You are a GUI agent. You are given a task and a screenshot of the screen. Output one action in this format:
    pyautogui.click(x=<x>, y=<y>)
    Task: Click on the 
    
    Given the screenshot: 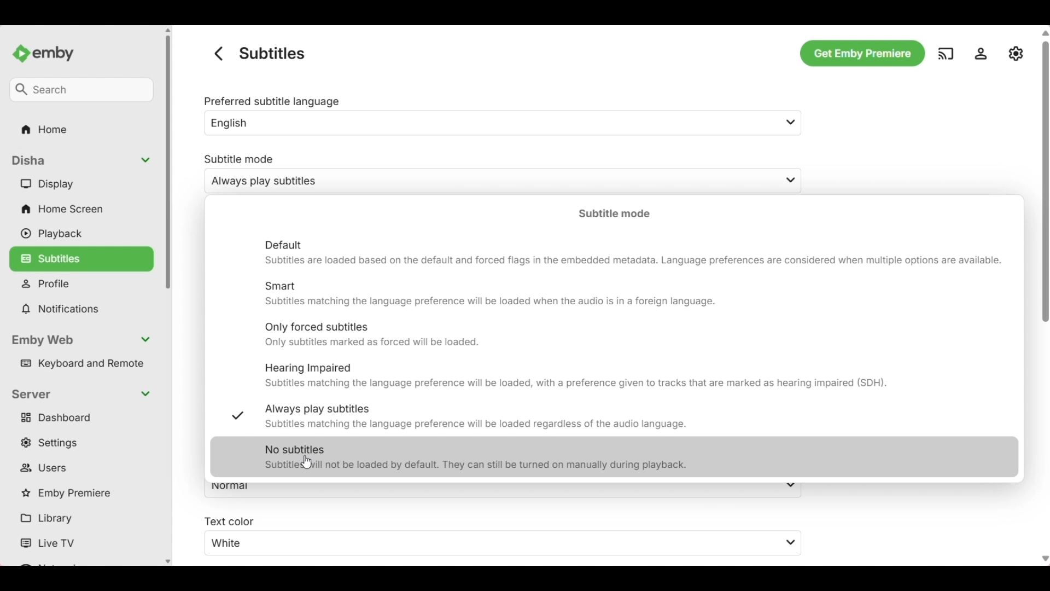 What is the action you would take?
    pyautogui.click(x=1017, y=53)
    